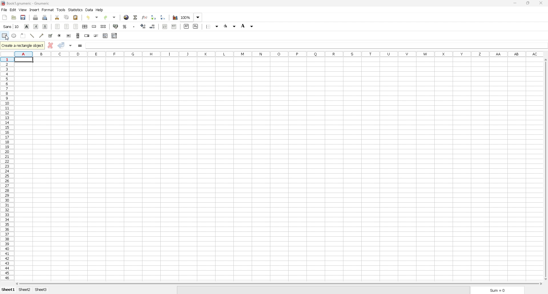 The image size is (548, 294). Describe the element at coordinates (100, 10) in the screenshot. I see `help` at that location.